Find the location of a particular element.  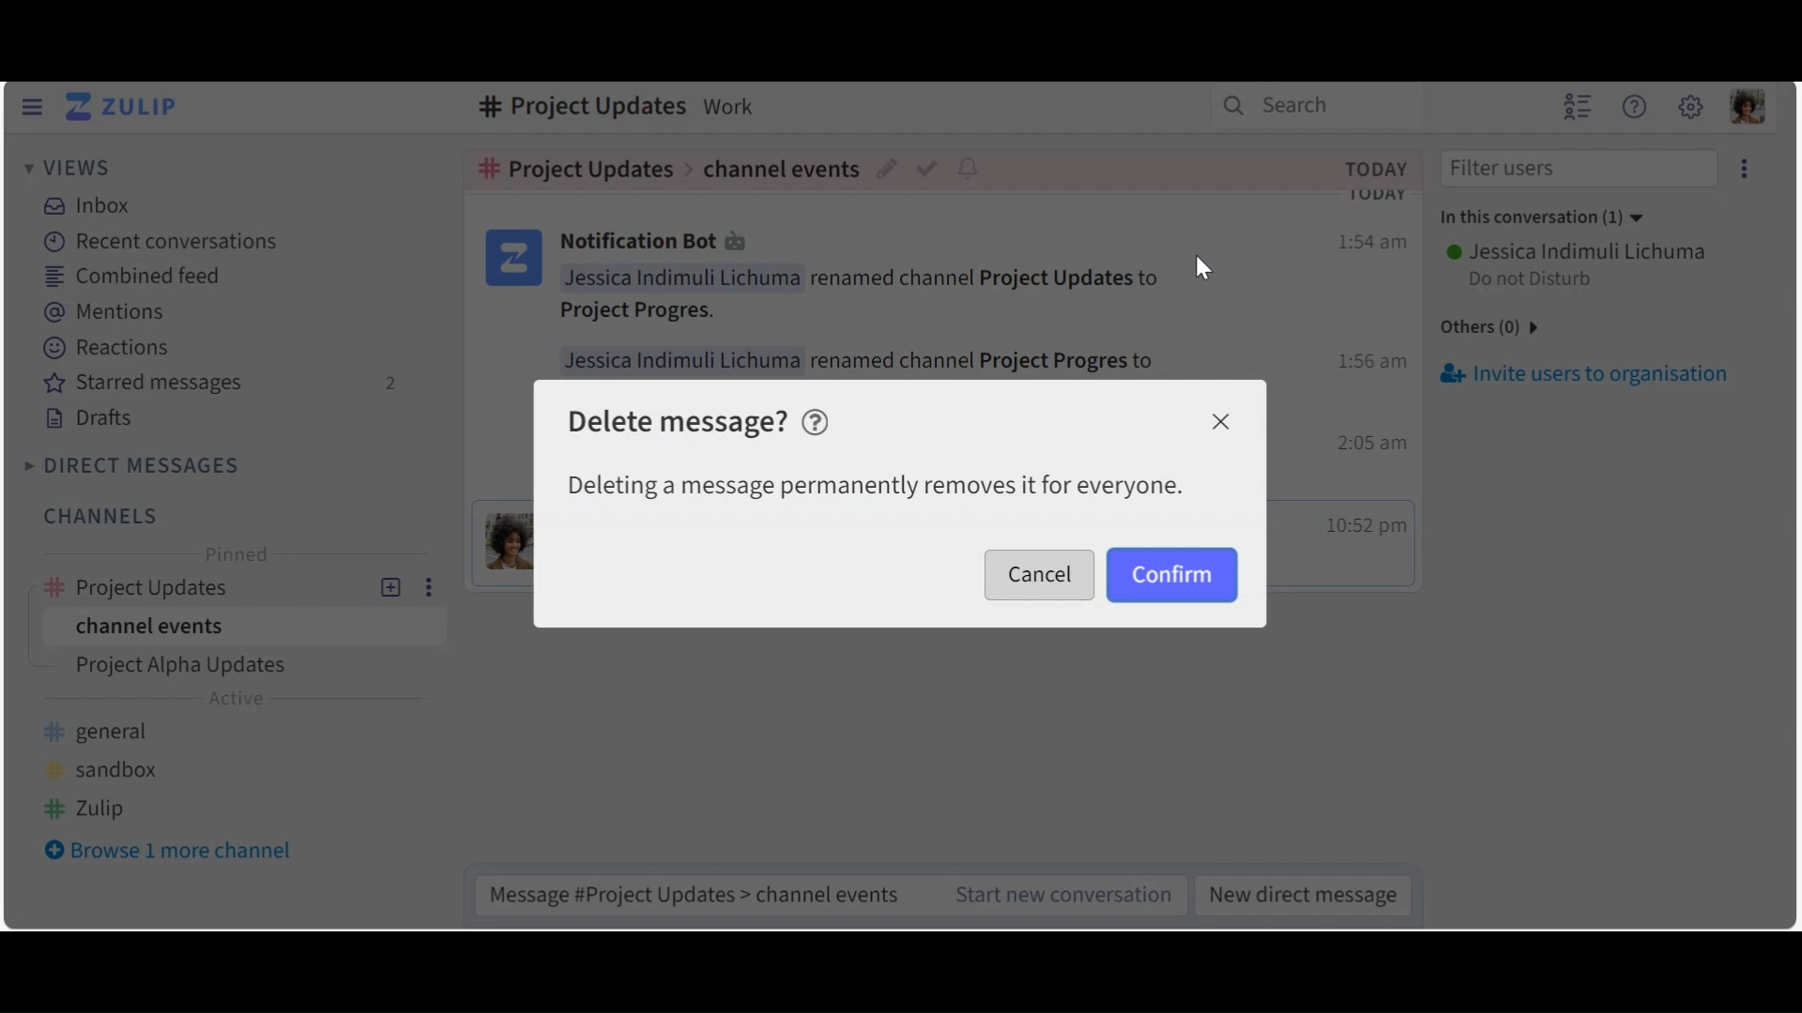

Channel topic is located at coordinates (576, 169).